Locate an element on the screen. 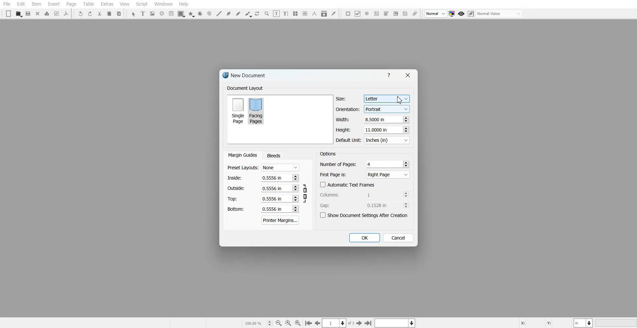 The width and height of the screenshot is (637, 328). Save is located at coordinates (29, 14).